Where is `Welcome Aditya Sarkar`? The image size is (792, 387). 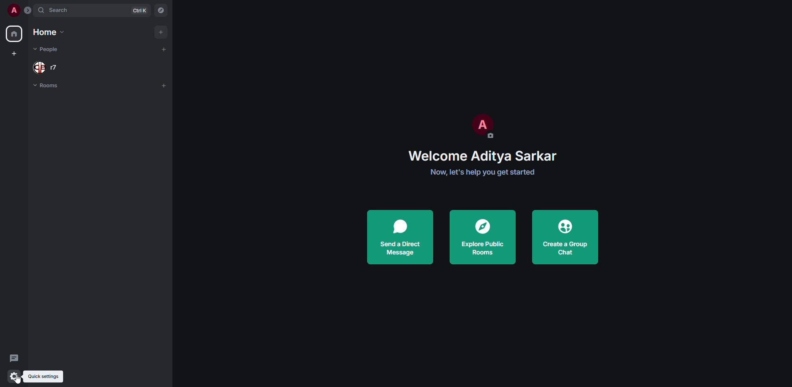 Welcome Aditya Sarkar is located at coordinates (486, 155).